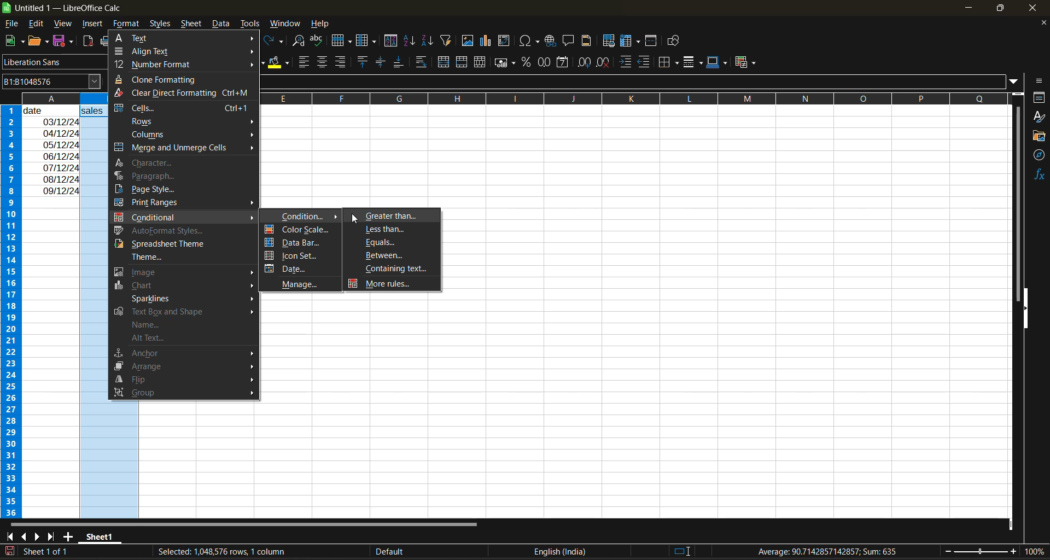 Image resolution: width=1050 pixels, height=560 pixels. I want to click on greater than, so click(393, 216).